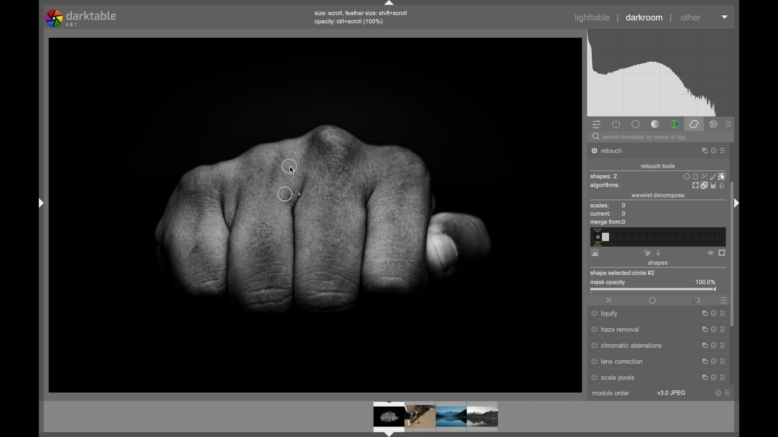 Image resolution: width=778 pixels, height=437 pixels. I want to click on base, so click(635, 124).